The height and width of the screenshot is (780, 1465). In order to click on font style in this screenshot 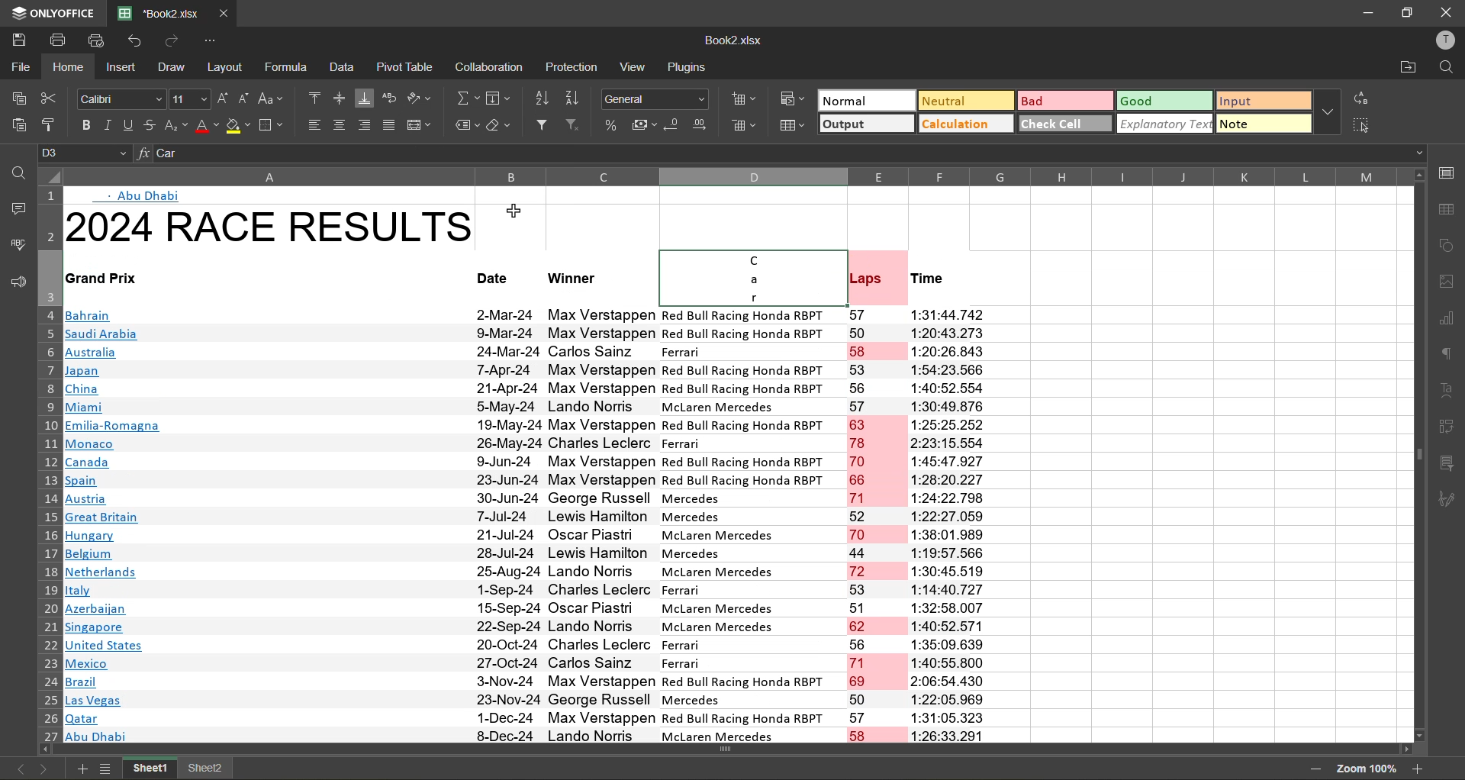, I will do `click(122, 100)`.